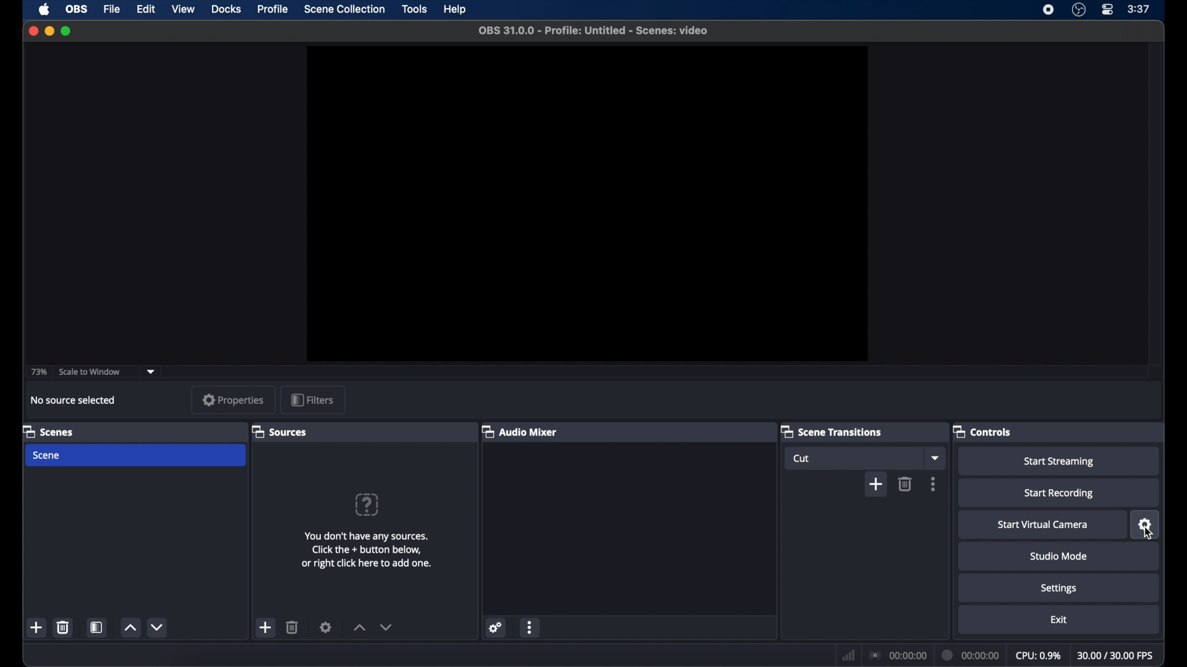  What do you see at coordinates (1147, 534) in the screenshot?
I see `Cursor` at bounding box center [1147, 534].